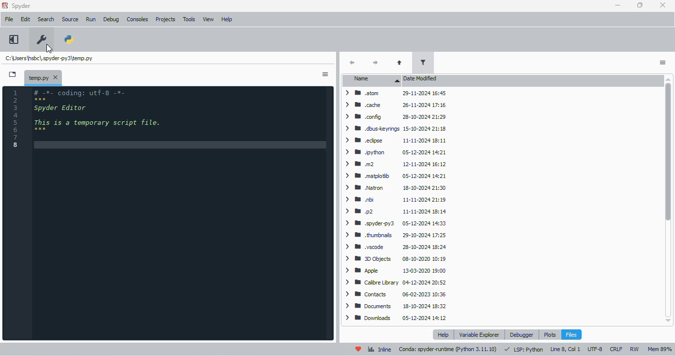 Image resolution: width=675 pixels, height=356 pixels. What do you see at coordinates (423, 62) in the screenshot?
I see `filter` at bounding box center [423, 62].